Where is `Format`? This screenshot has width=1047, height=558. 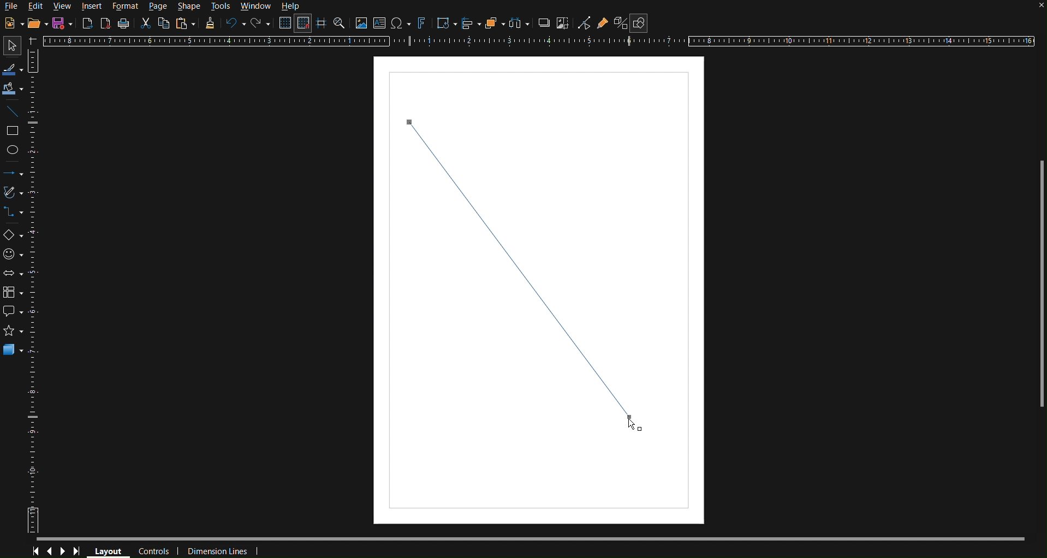 Format is located at coordinates (123, 7).